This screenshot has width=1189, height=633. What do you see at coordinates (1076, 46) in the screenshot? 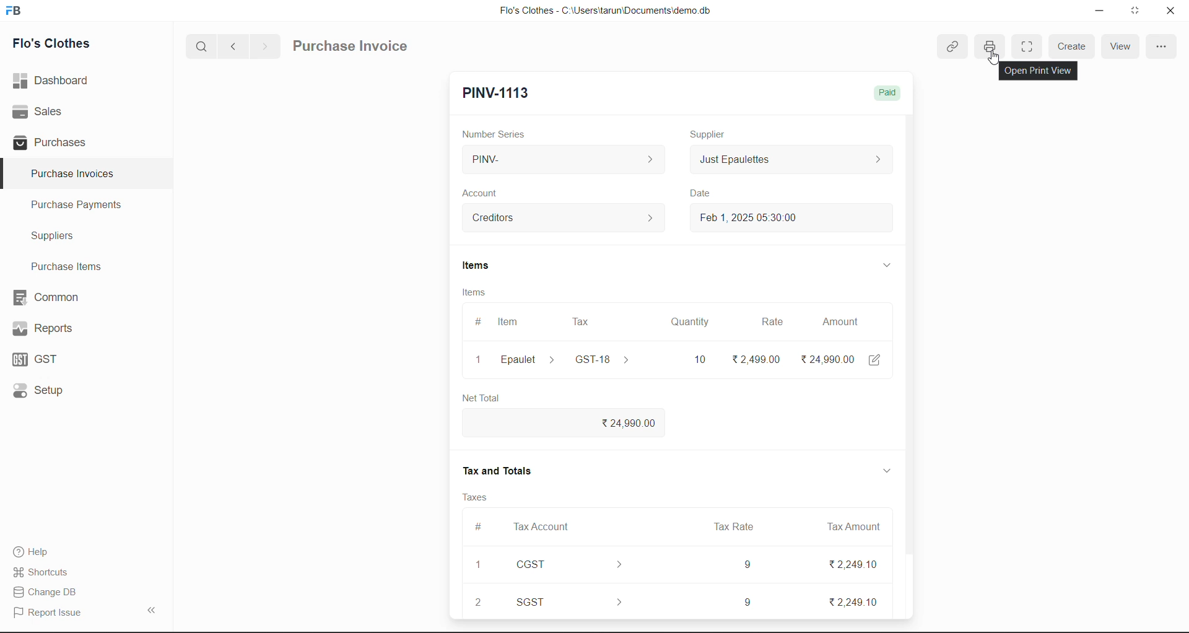
I see `create` at bounding box center [1076, 46].